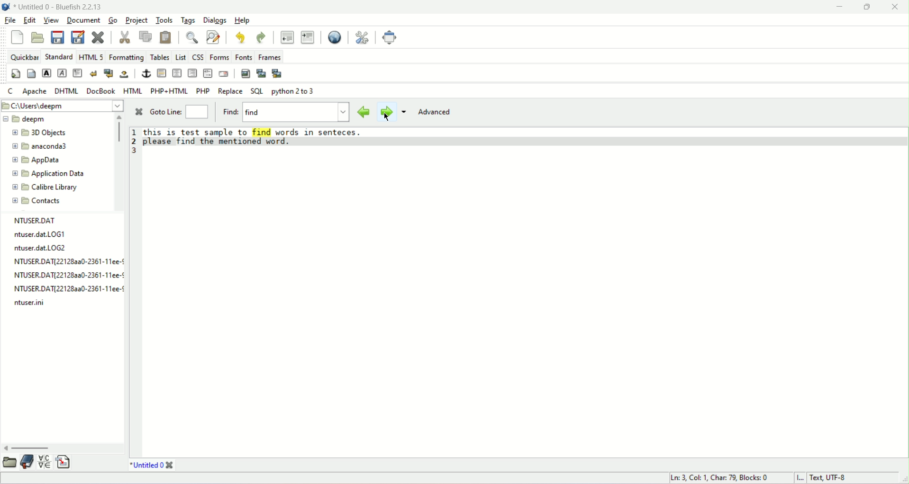 The height and width of the screenshot is (484, 909). I want to click on ntuser.ini, so click(31, 303).